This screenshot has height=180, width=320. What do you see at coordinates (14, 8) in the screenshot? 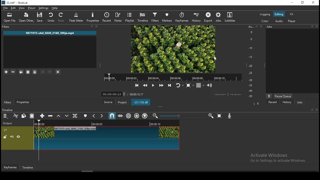
I see `edit` at bounding box center [14, 8].